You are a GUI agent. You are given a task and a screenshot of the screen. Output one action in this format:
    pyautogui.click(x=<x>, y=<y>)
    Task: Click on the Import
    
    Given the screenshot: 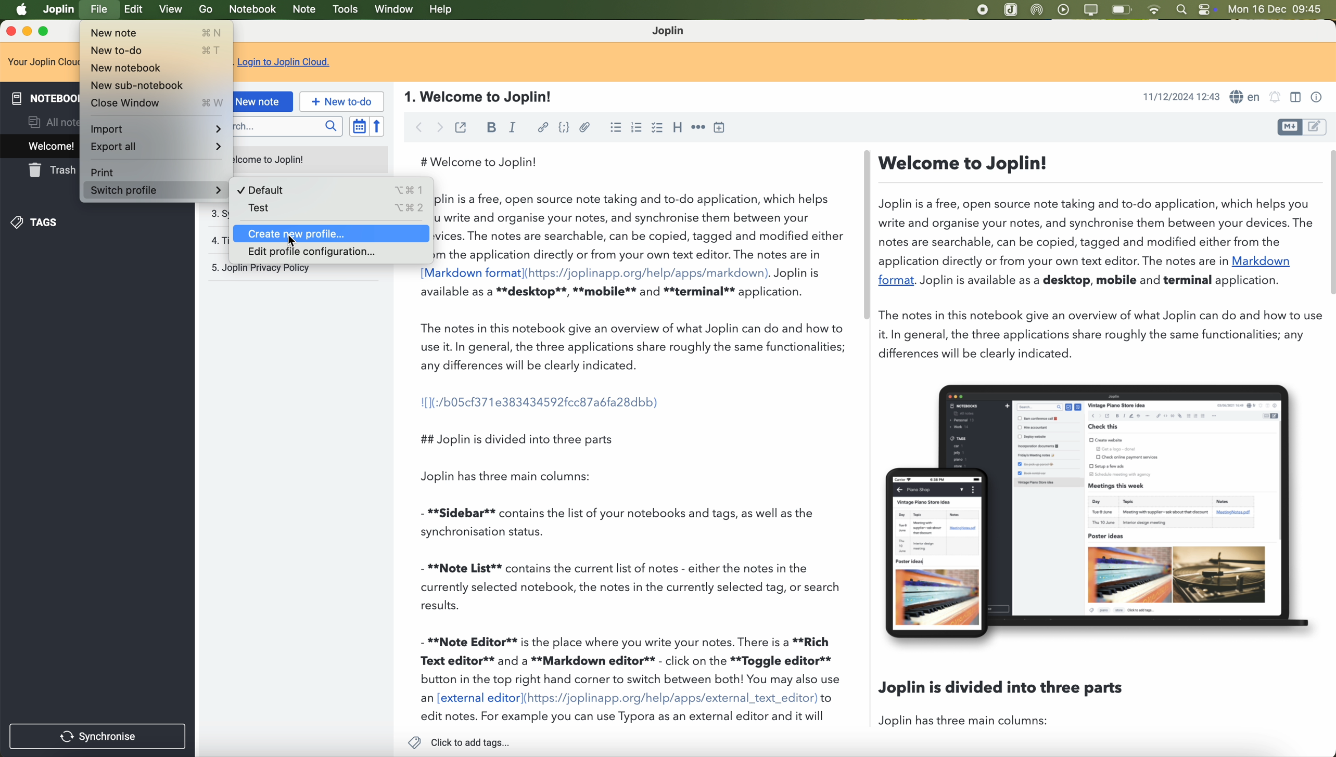 What is the action you would take?
    pyautogui.click(x=157, y=127)
    